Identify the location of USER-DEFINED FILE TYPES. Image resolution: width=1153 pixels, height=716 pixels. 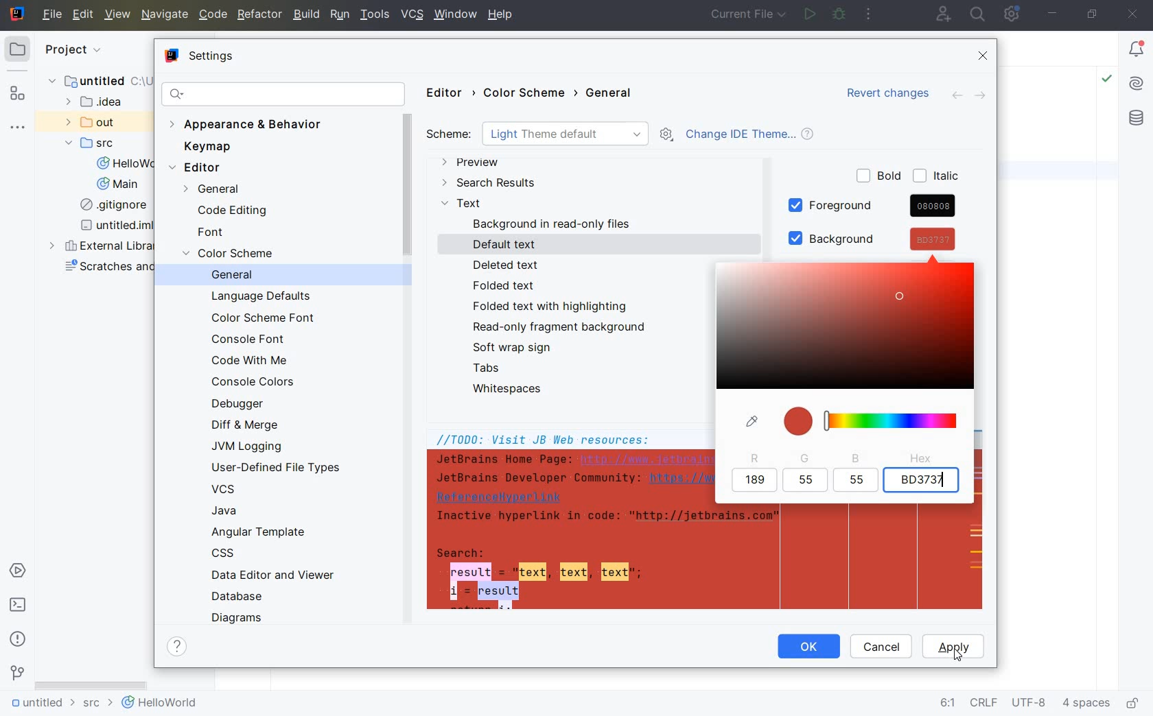
(276, 468).